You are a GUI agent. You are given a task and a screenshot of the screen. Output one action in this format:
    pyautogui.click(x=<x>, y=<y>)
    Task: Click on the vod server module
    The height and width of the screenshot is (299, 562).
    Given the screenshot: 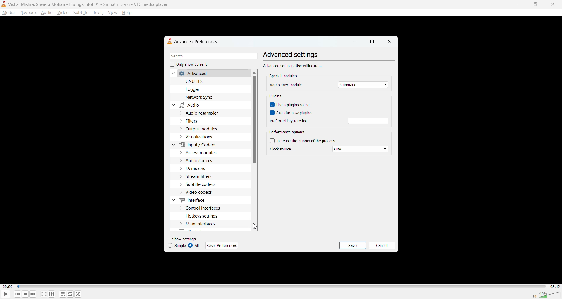 What is the action you would take?
    pyautogui.click(x=286, y=85)
    